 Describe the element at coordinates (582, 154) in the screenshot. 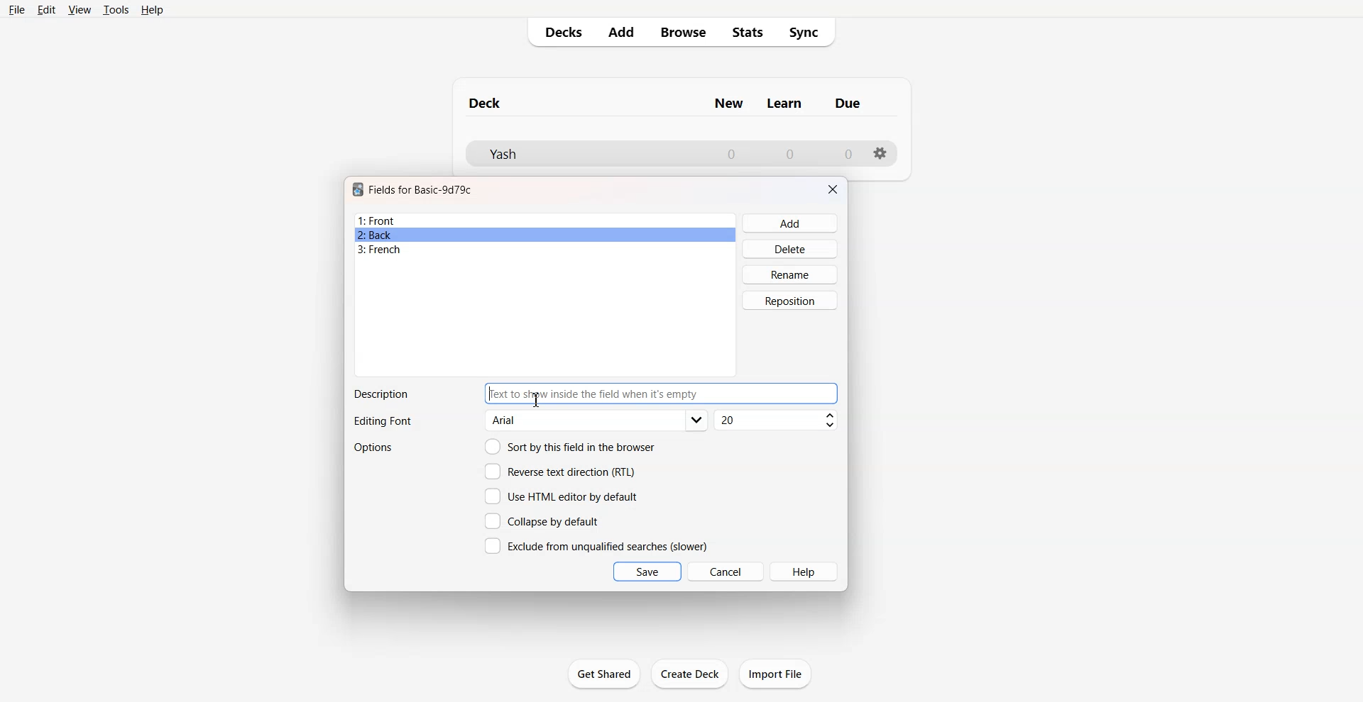

I see `Deck File` at that location.